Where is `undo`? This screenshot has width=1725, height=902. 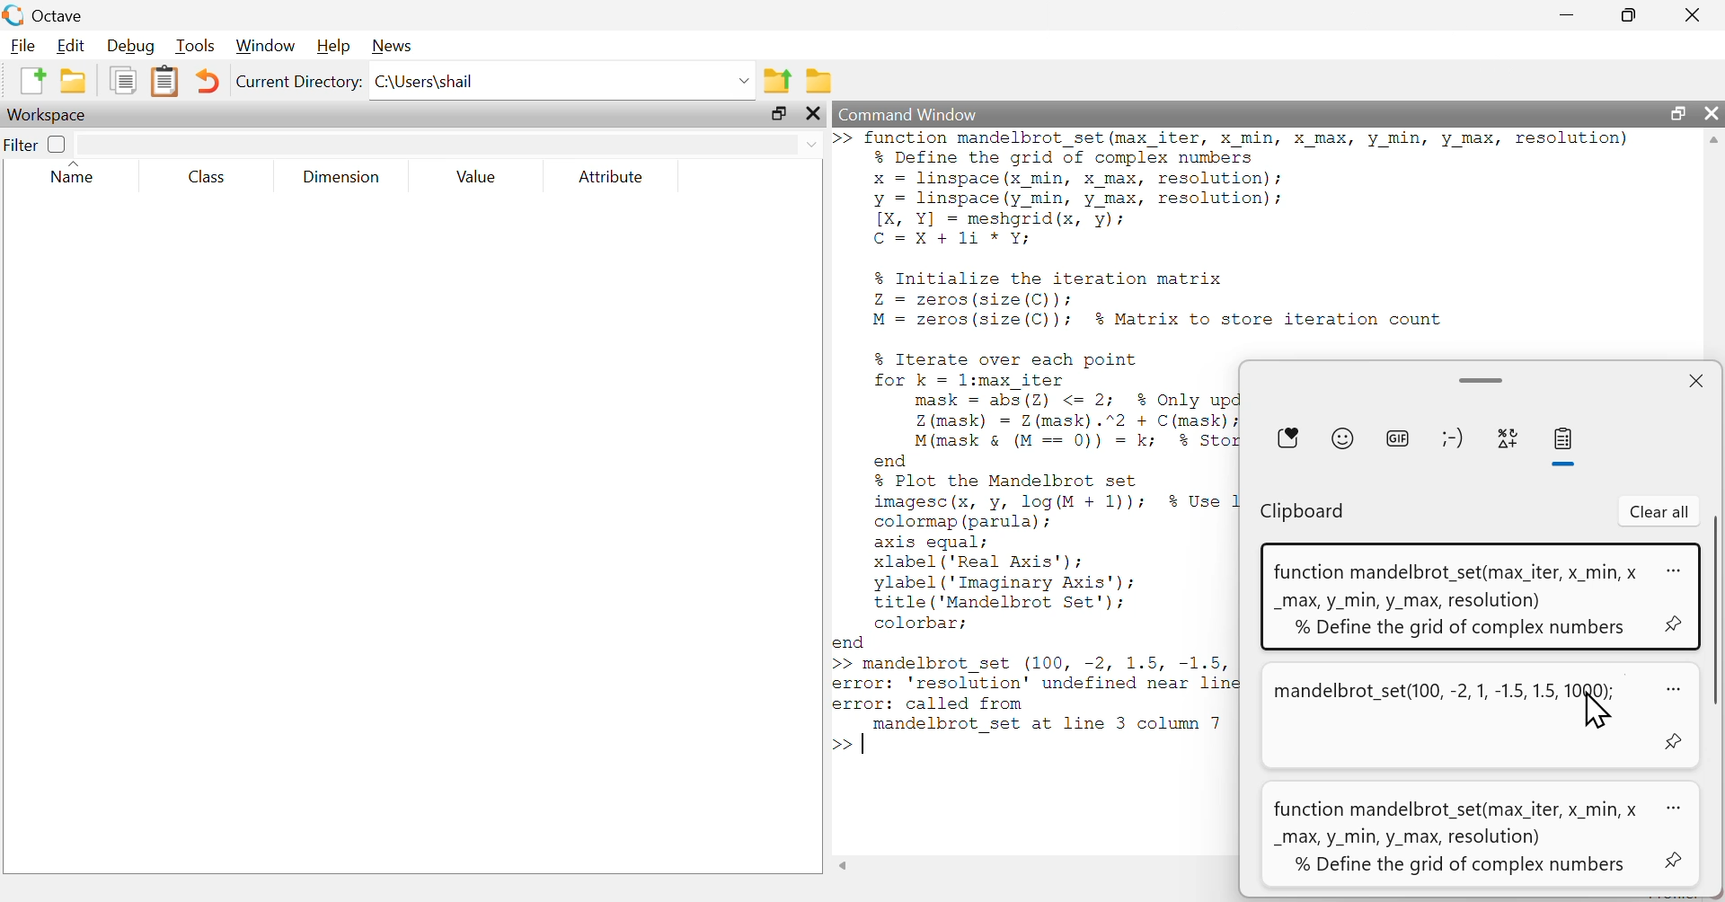
undo is located at coordinates (208, 80).